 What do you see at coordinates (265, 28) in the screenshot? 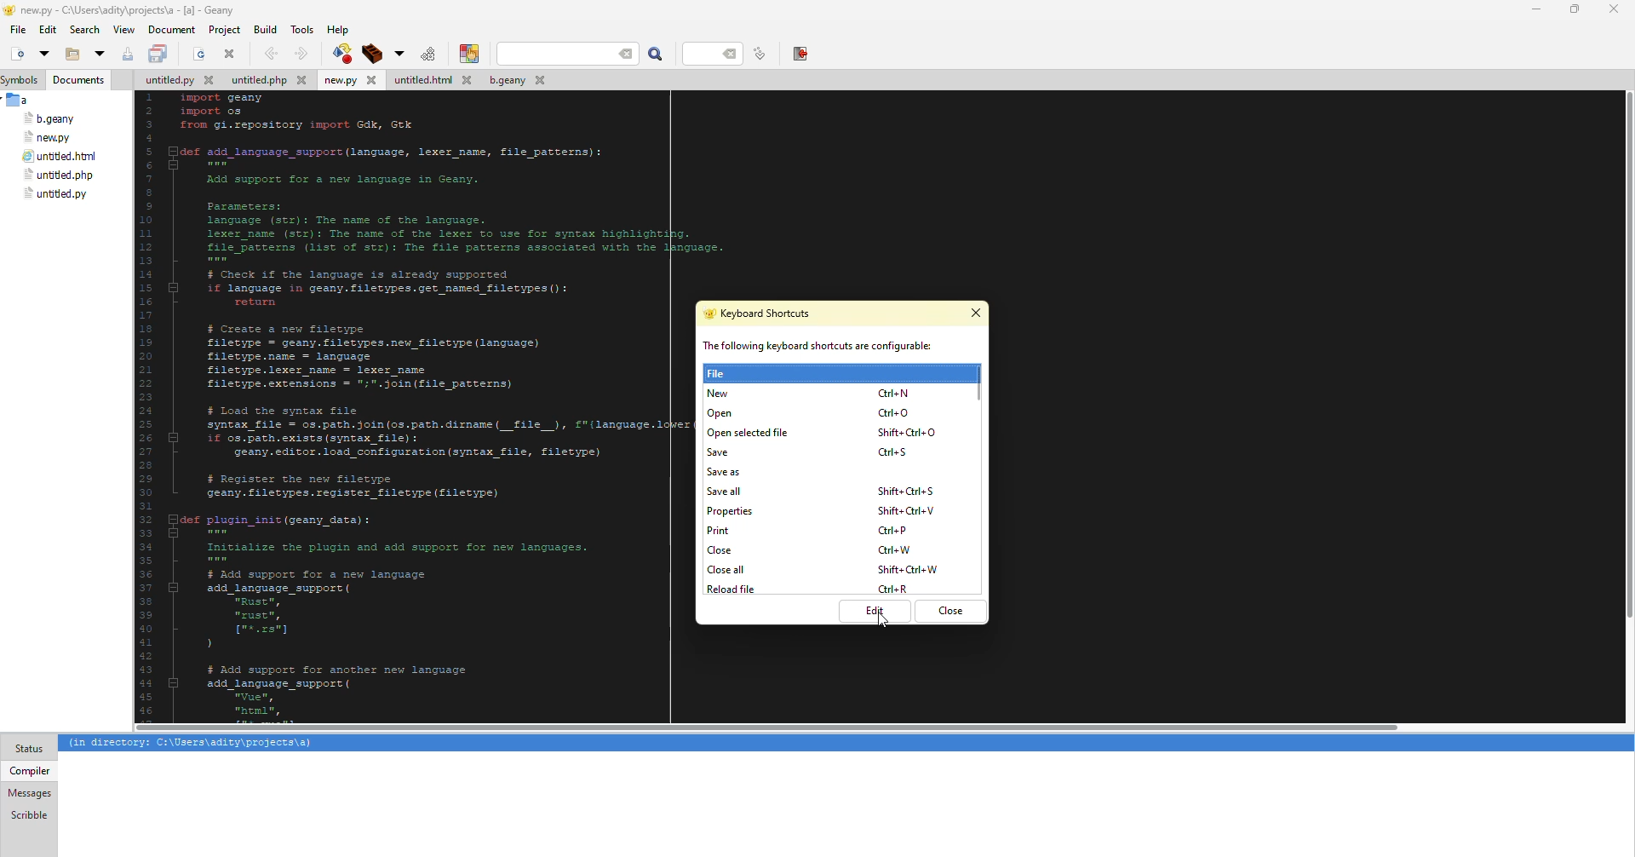
I see `build` at bounding box center [265, 28].